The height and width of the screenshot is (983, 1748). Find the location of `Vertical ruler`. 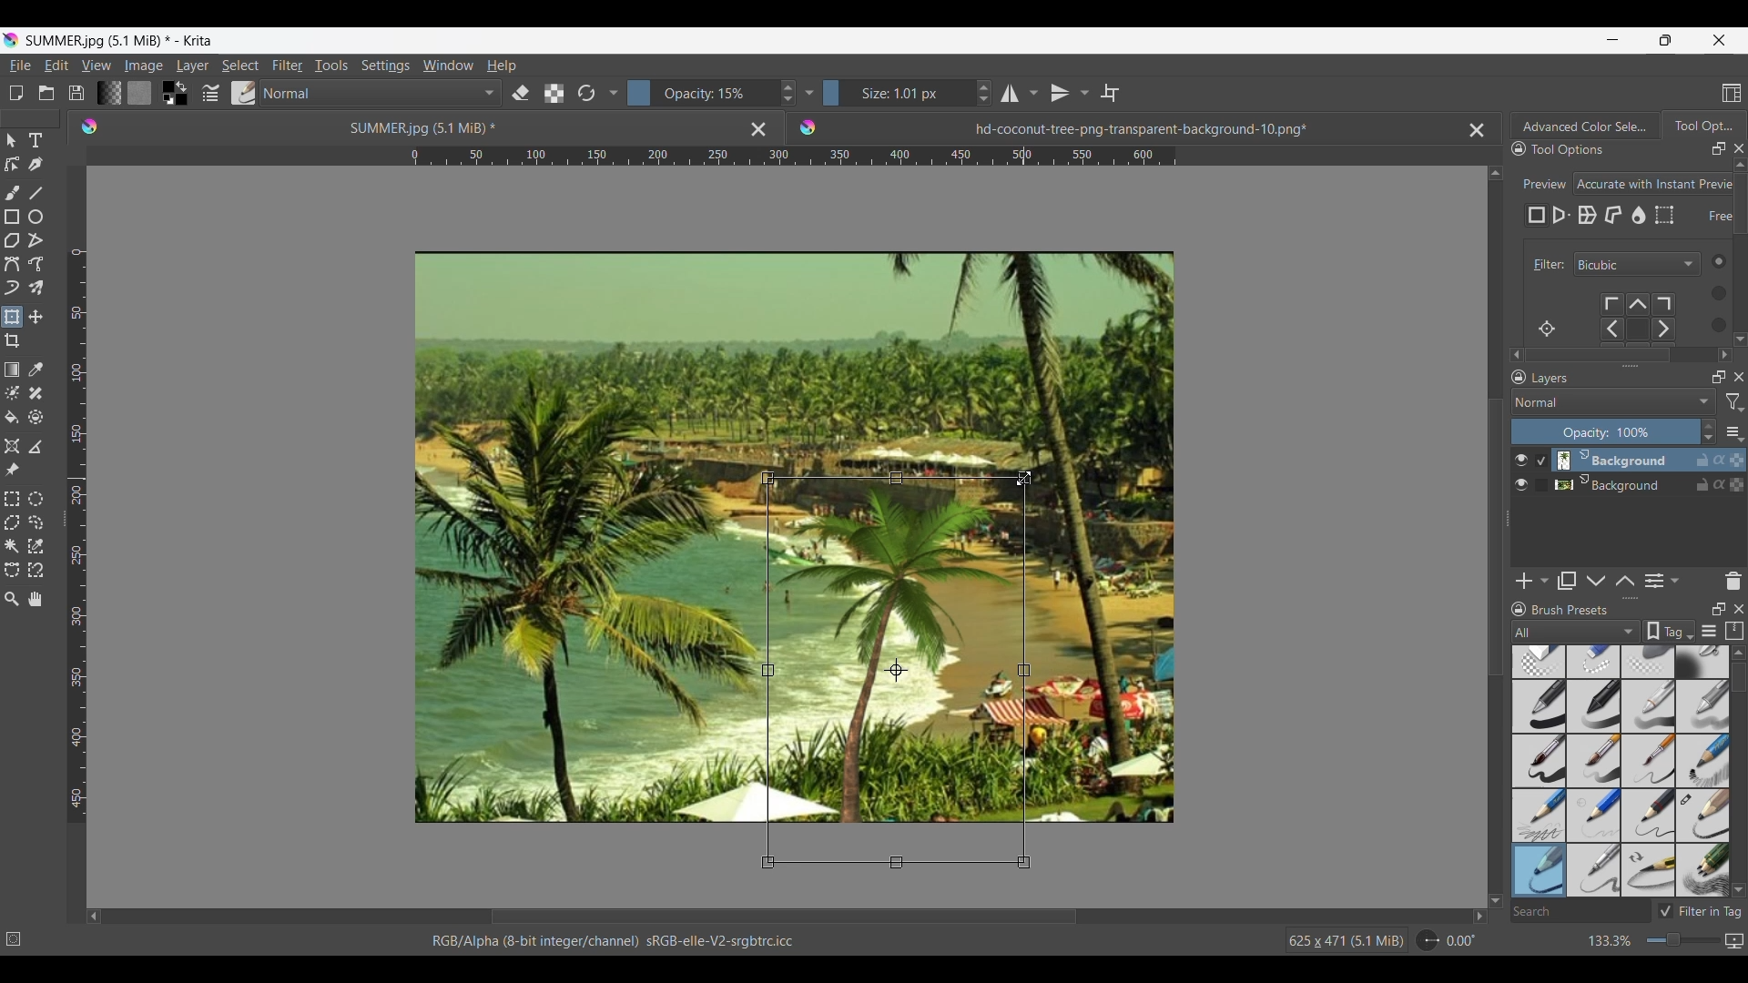

Vertical ruler is located at coordinates (77, 536).